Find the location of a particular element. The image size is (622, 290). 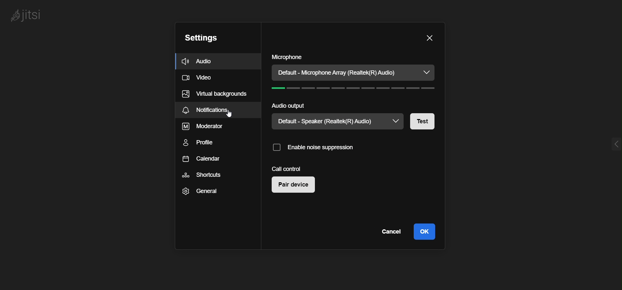

cancel is located at coordinates (388, 234).